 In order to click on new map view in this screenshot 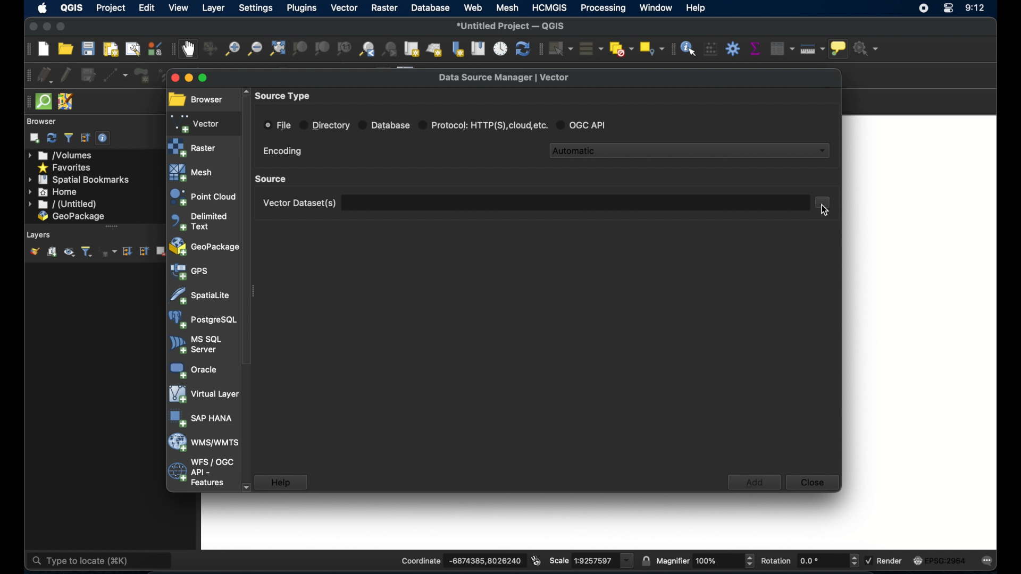, I will do `click(413, 48)`.